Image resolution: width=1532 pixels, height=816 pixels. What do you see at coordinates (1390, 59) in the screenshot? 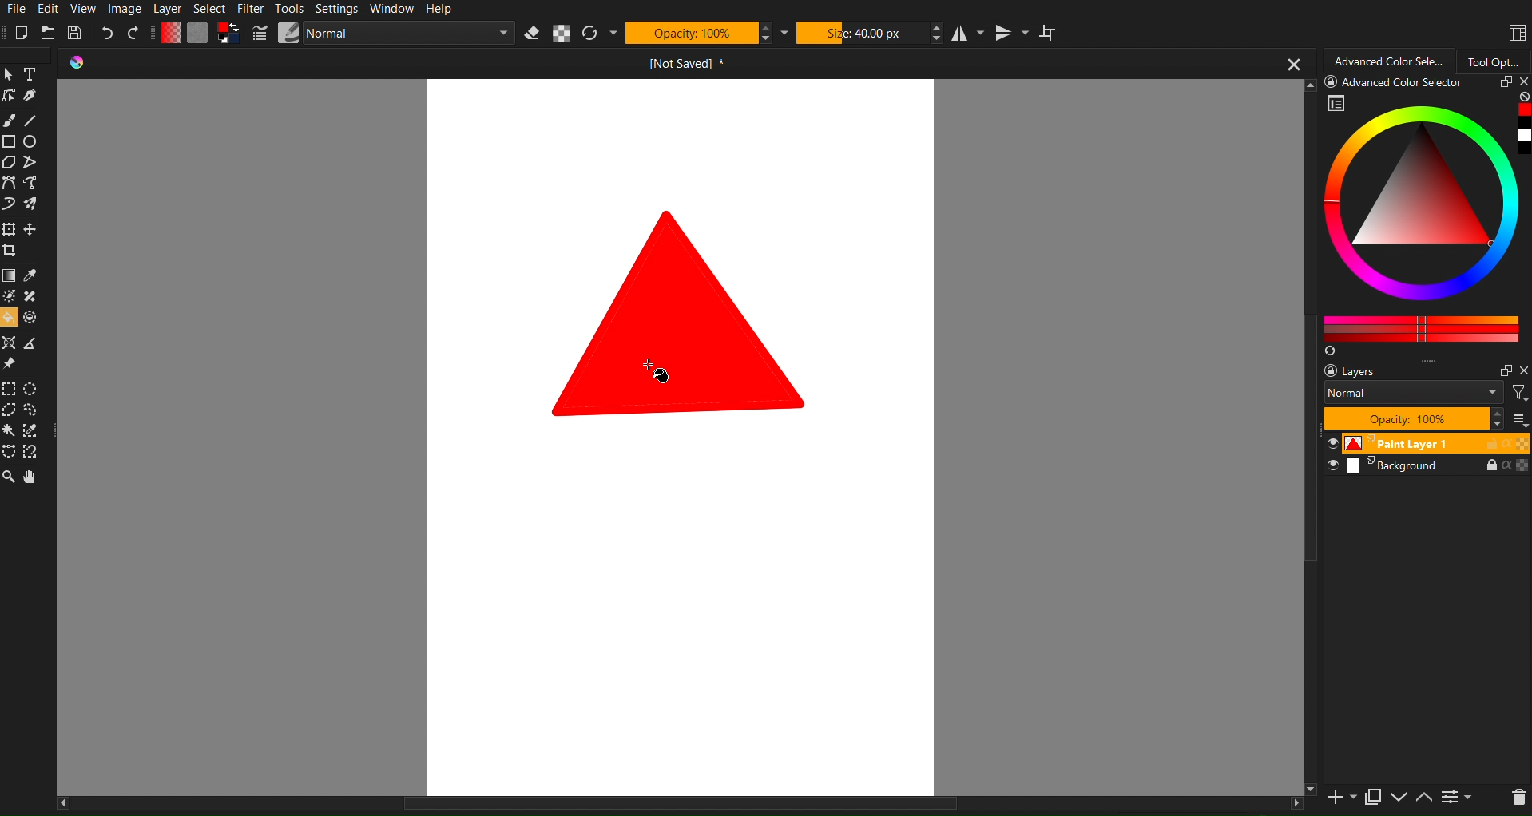
I see `Advanced Color Selector` at bounding box center [1390, 59].